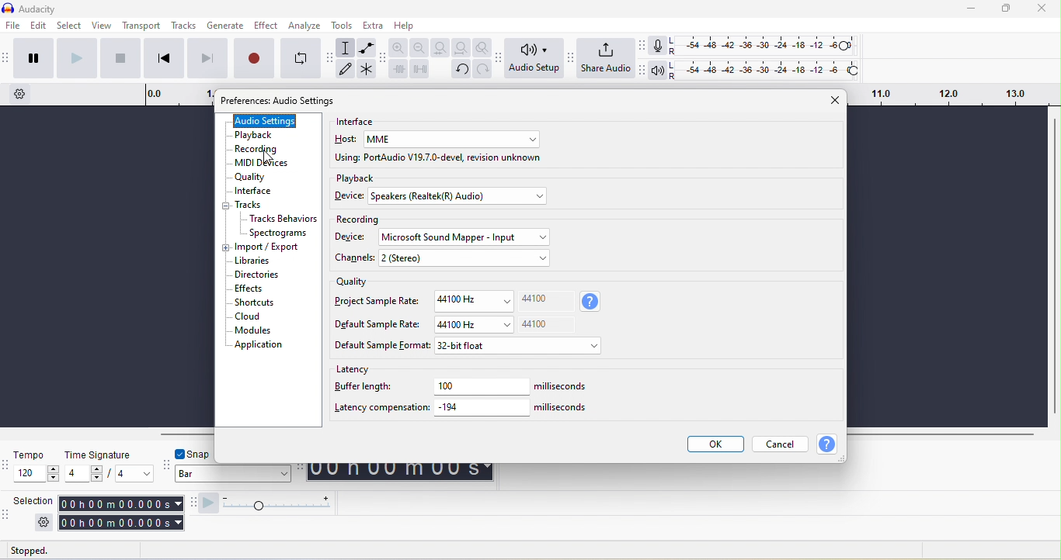 The height and width of the screenshot is (560, 1061). Describe the element at coordinates (572, 60) in the screenshot. I see `audacity share audio setup` at that location.